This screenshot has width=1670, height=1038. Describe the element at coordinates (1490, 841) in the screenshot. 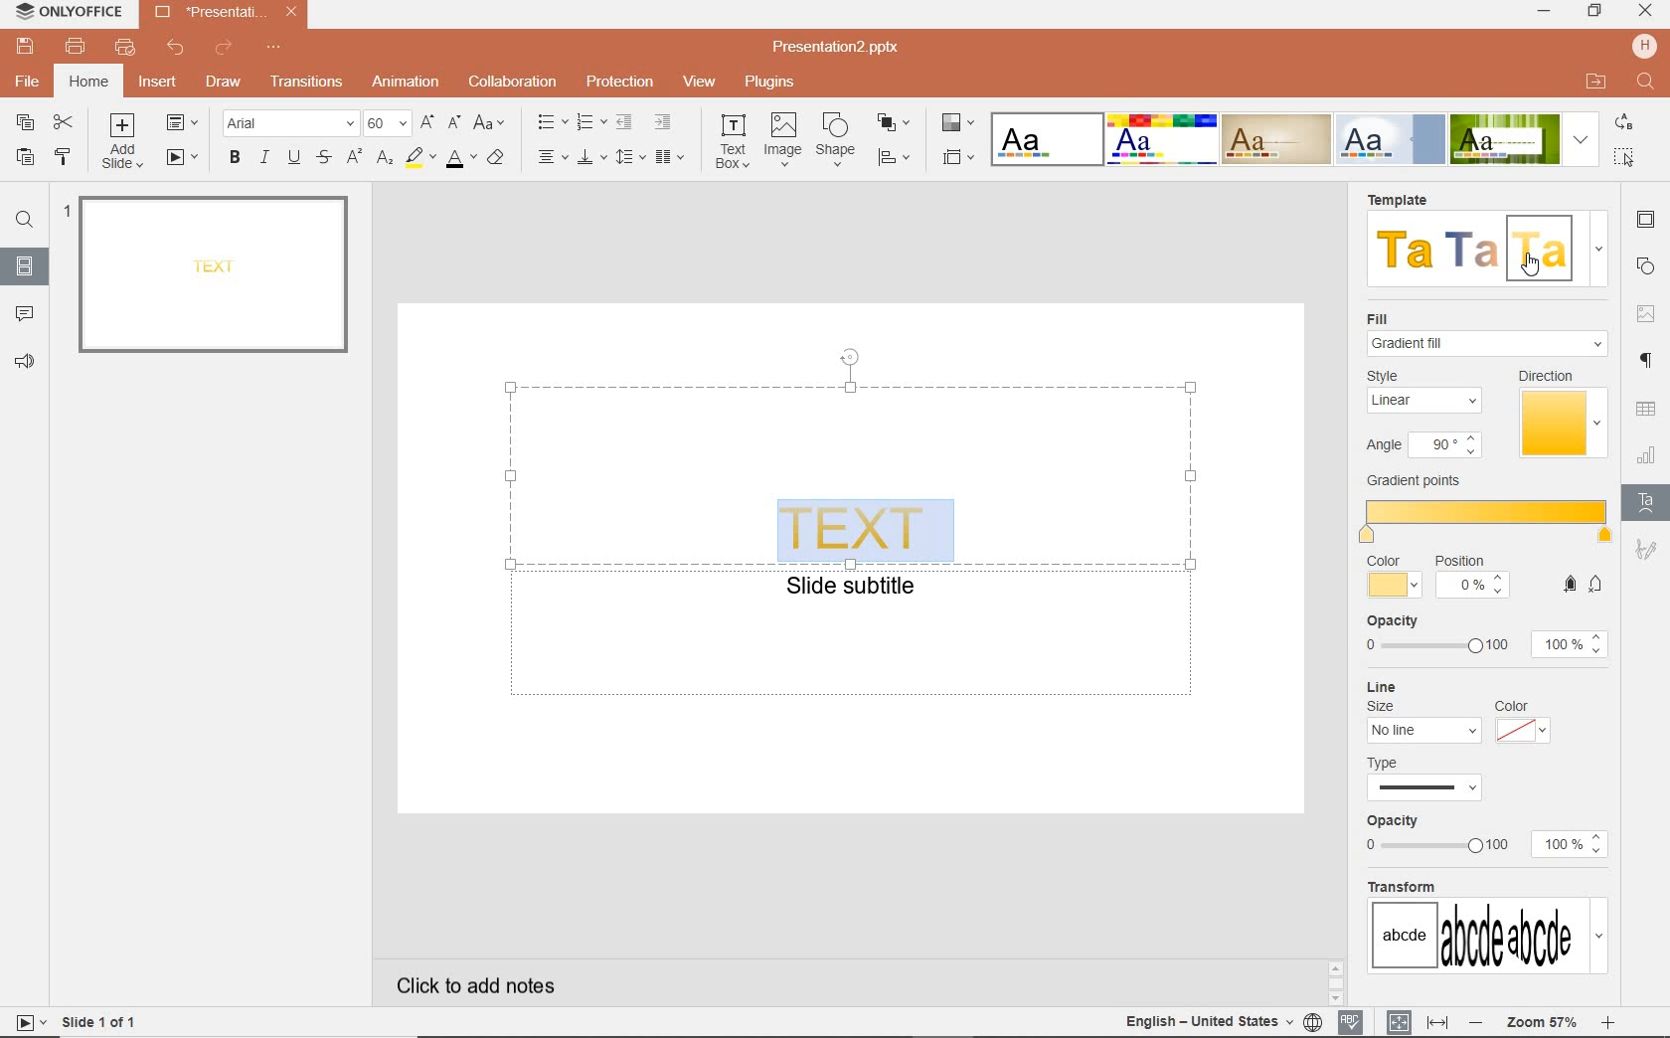

I see `opacity` at that location.